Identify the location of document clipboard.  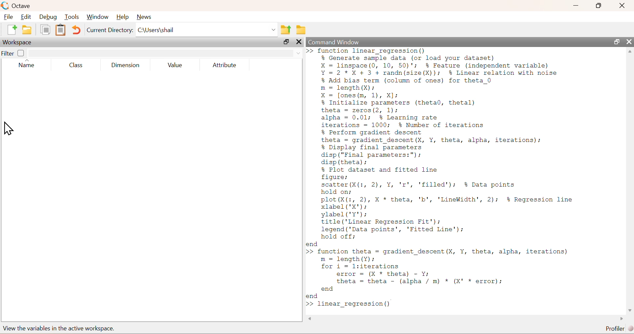
(60, 30).